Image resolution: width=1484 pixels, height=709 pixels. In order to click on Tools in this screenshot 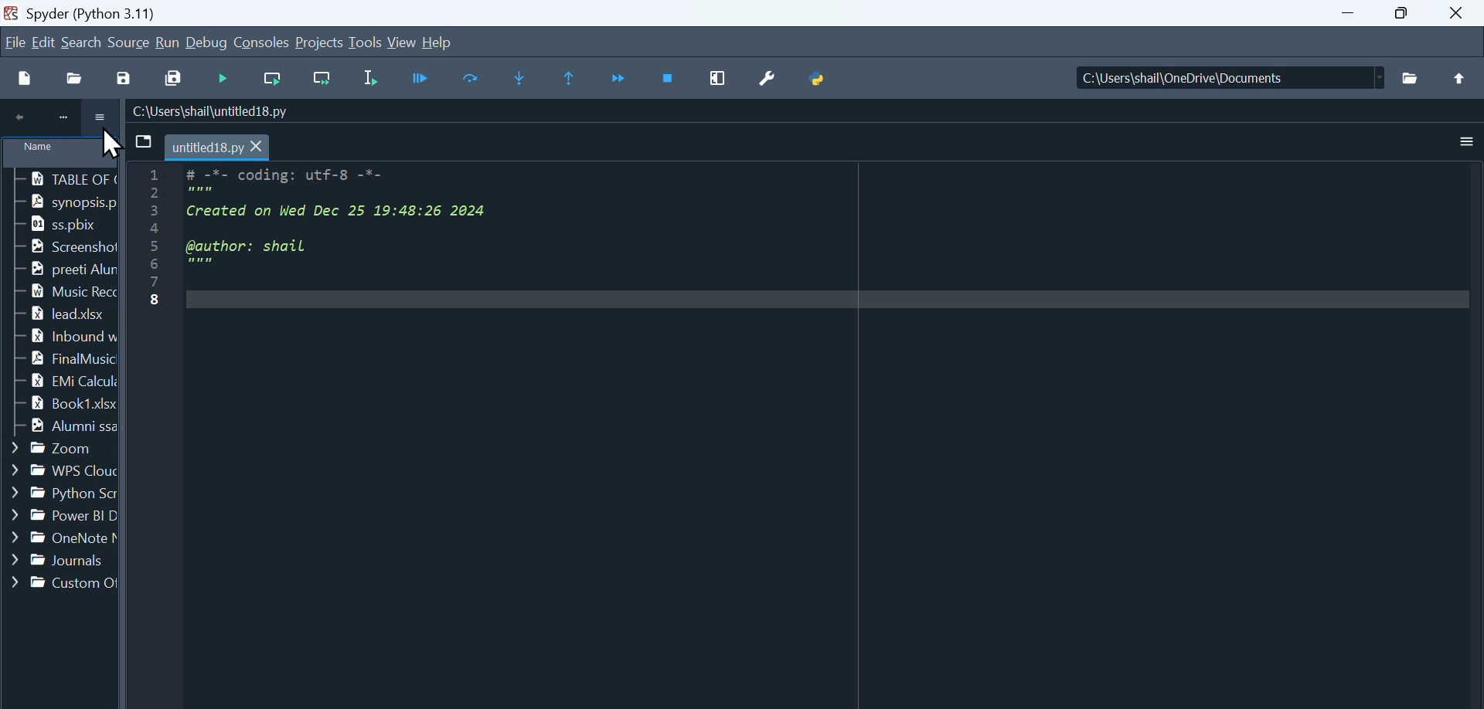, I will do `click(367, 42)`.